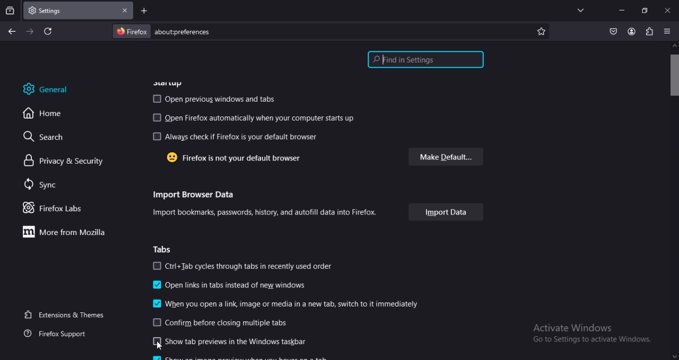 The height and width of the screenshot is (360, 679). I want to click on minmize, so click(621, 10).